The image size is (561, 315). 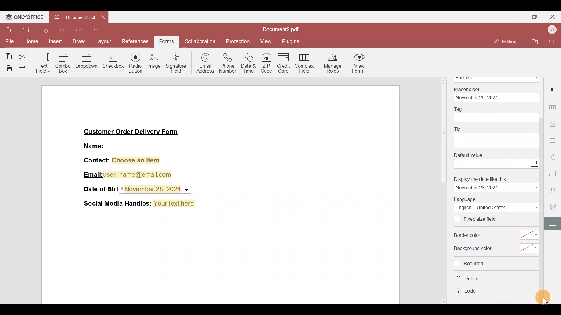 I want to click on Date & time field inserted, so click(x=157, y=189).